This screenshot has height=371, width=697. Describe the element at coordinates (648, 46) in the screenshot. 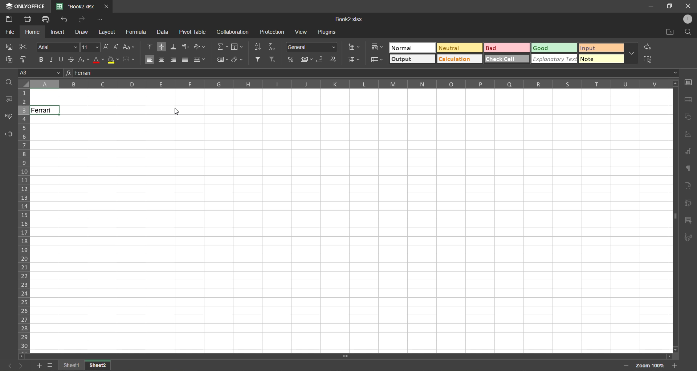

I see `replace` at that location.